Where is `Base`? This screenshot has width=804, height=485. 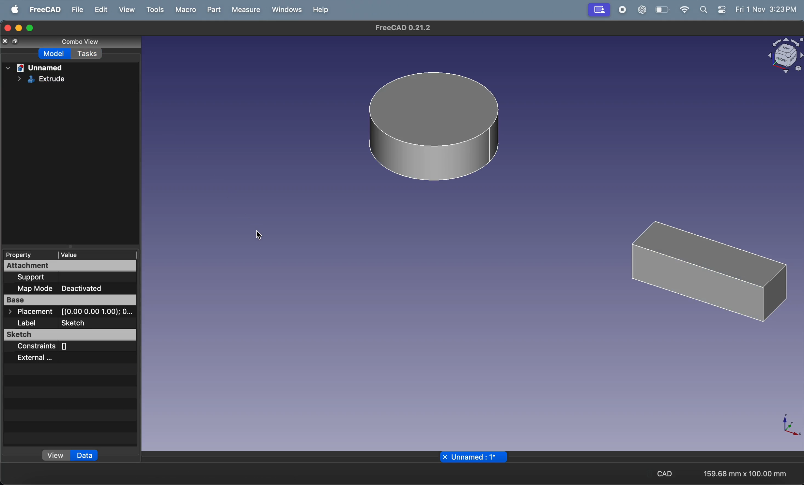
Base is located at coordinates (70, 300).